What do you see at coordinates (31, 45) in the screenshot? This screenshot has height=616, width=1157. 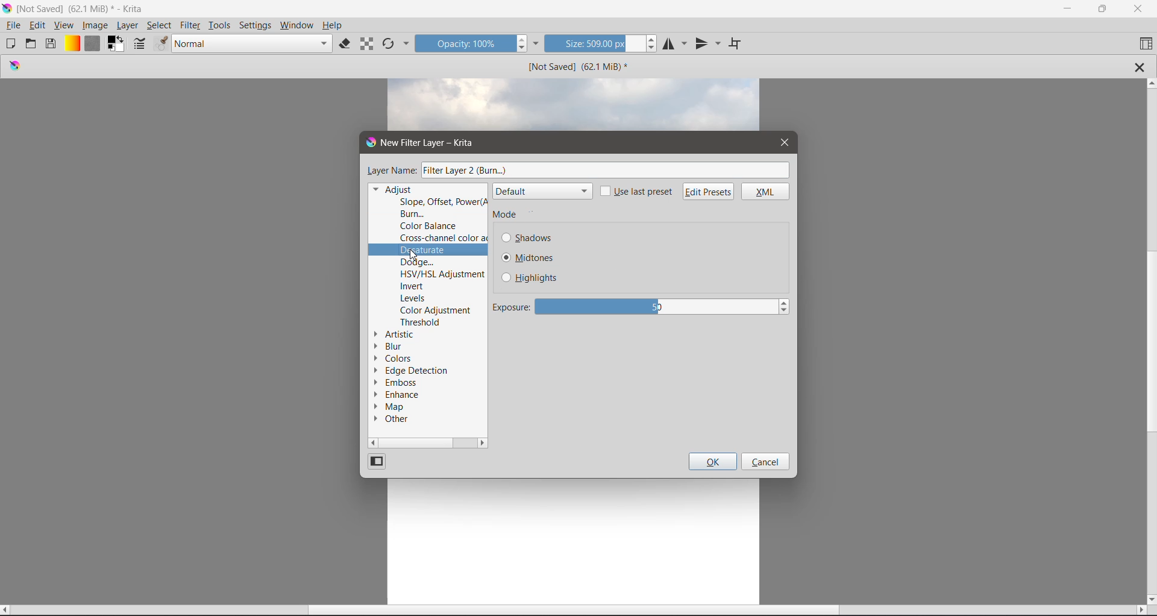 I see `Open an existing Document` at bounding box center [31, 45].